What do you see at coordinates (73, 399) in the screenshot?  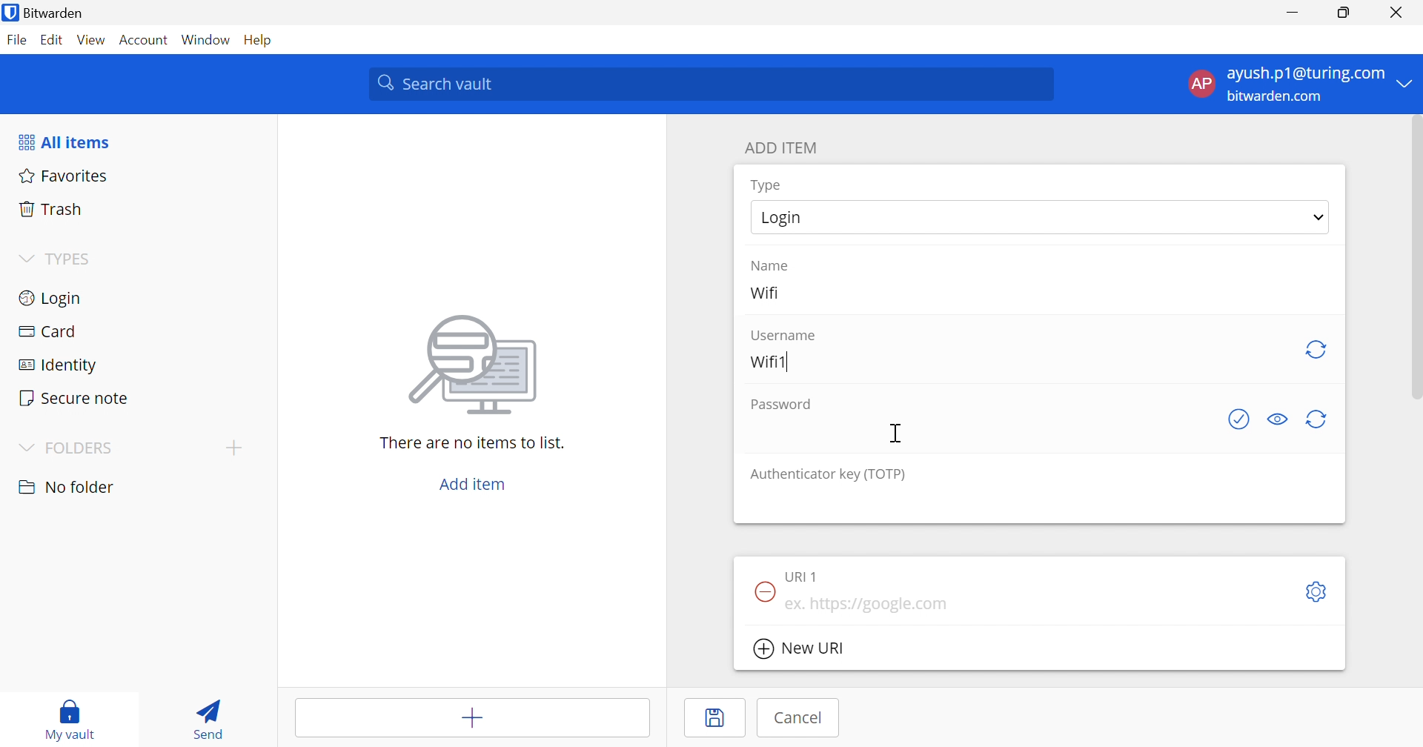 I see `Secure note` at bounding box center [73, 399].